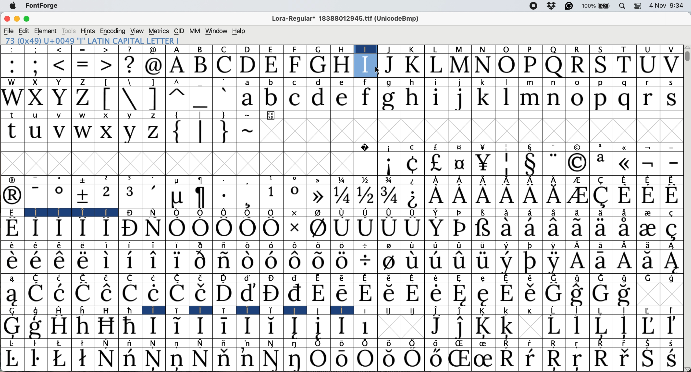 This screenshot has height=372, width=691. What do you see at coordinates (36, 277) in the screenshot?
I see `C` at bounding box center [36, 277].